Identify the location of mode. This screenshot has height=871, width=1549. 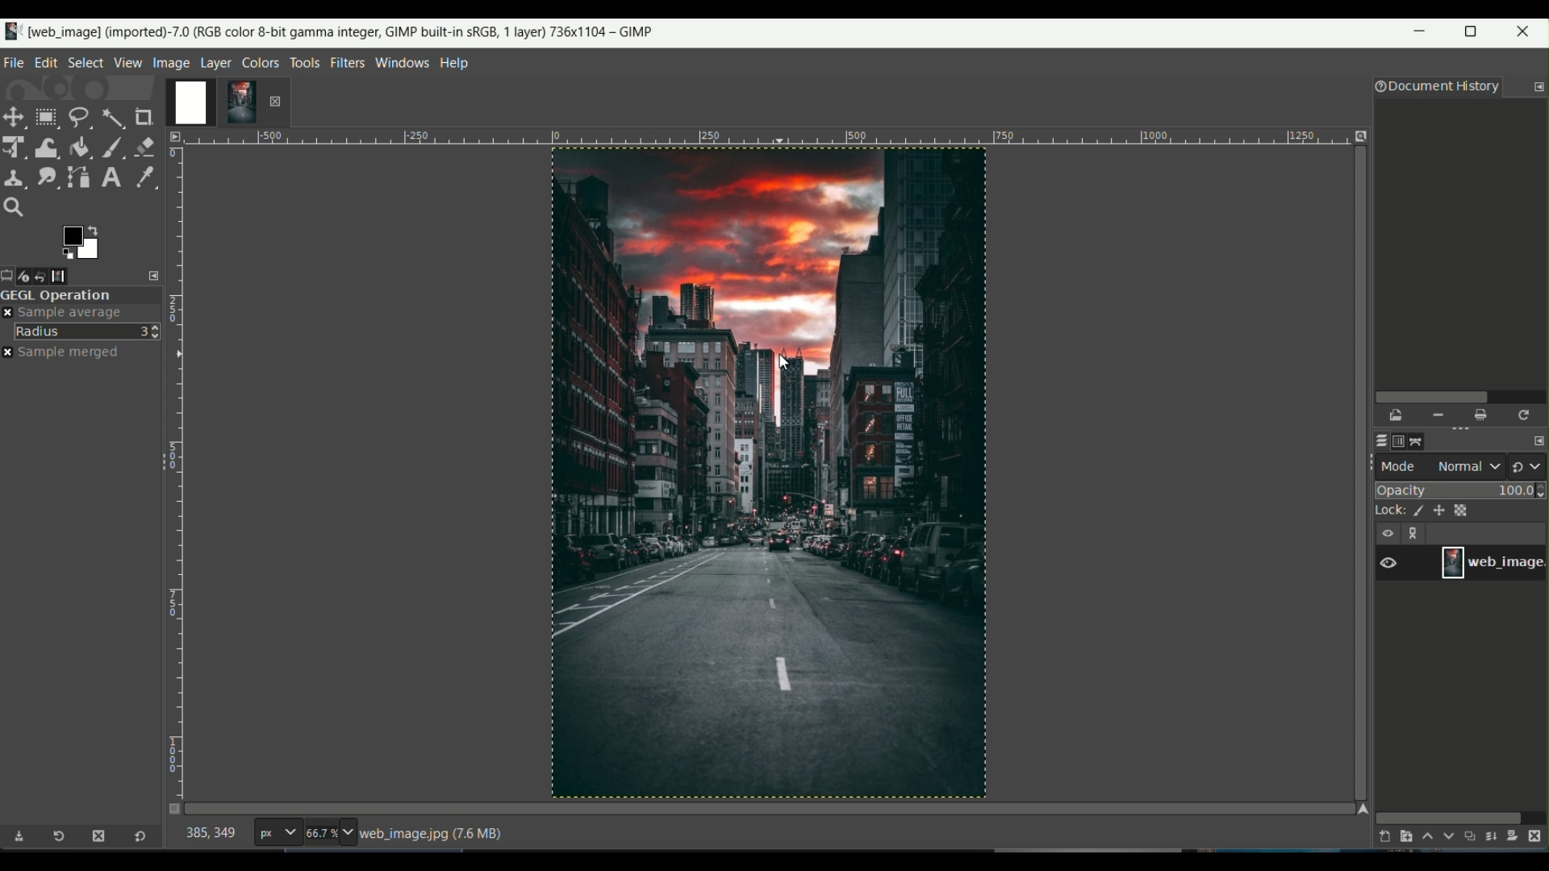
(1442, 466).